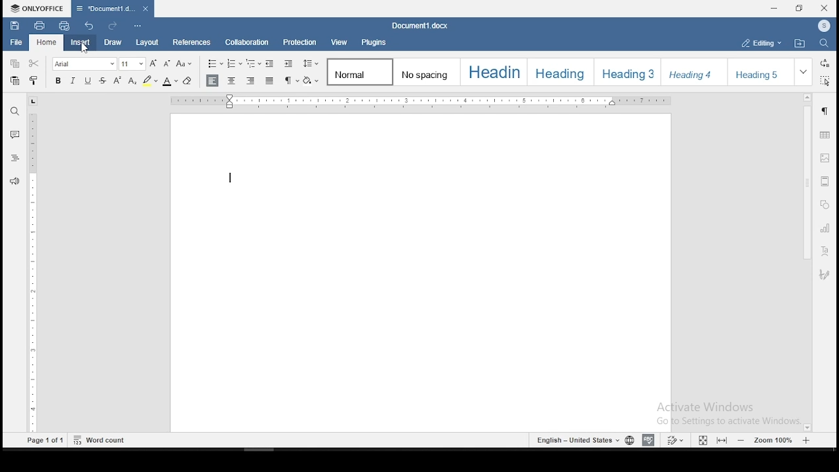 The height and width of the screenshot is (472, 839). What do you see at coordinates (806, 262) in the screenshot?
I see `scrollbar` at bounding box center [806, 262].